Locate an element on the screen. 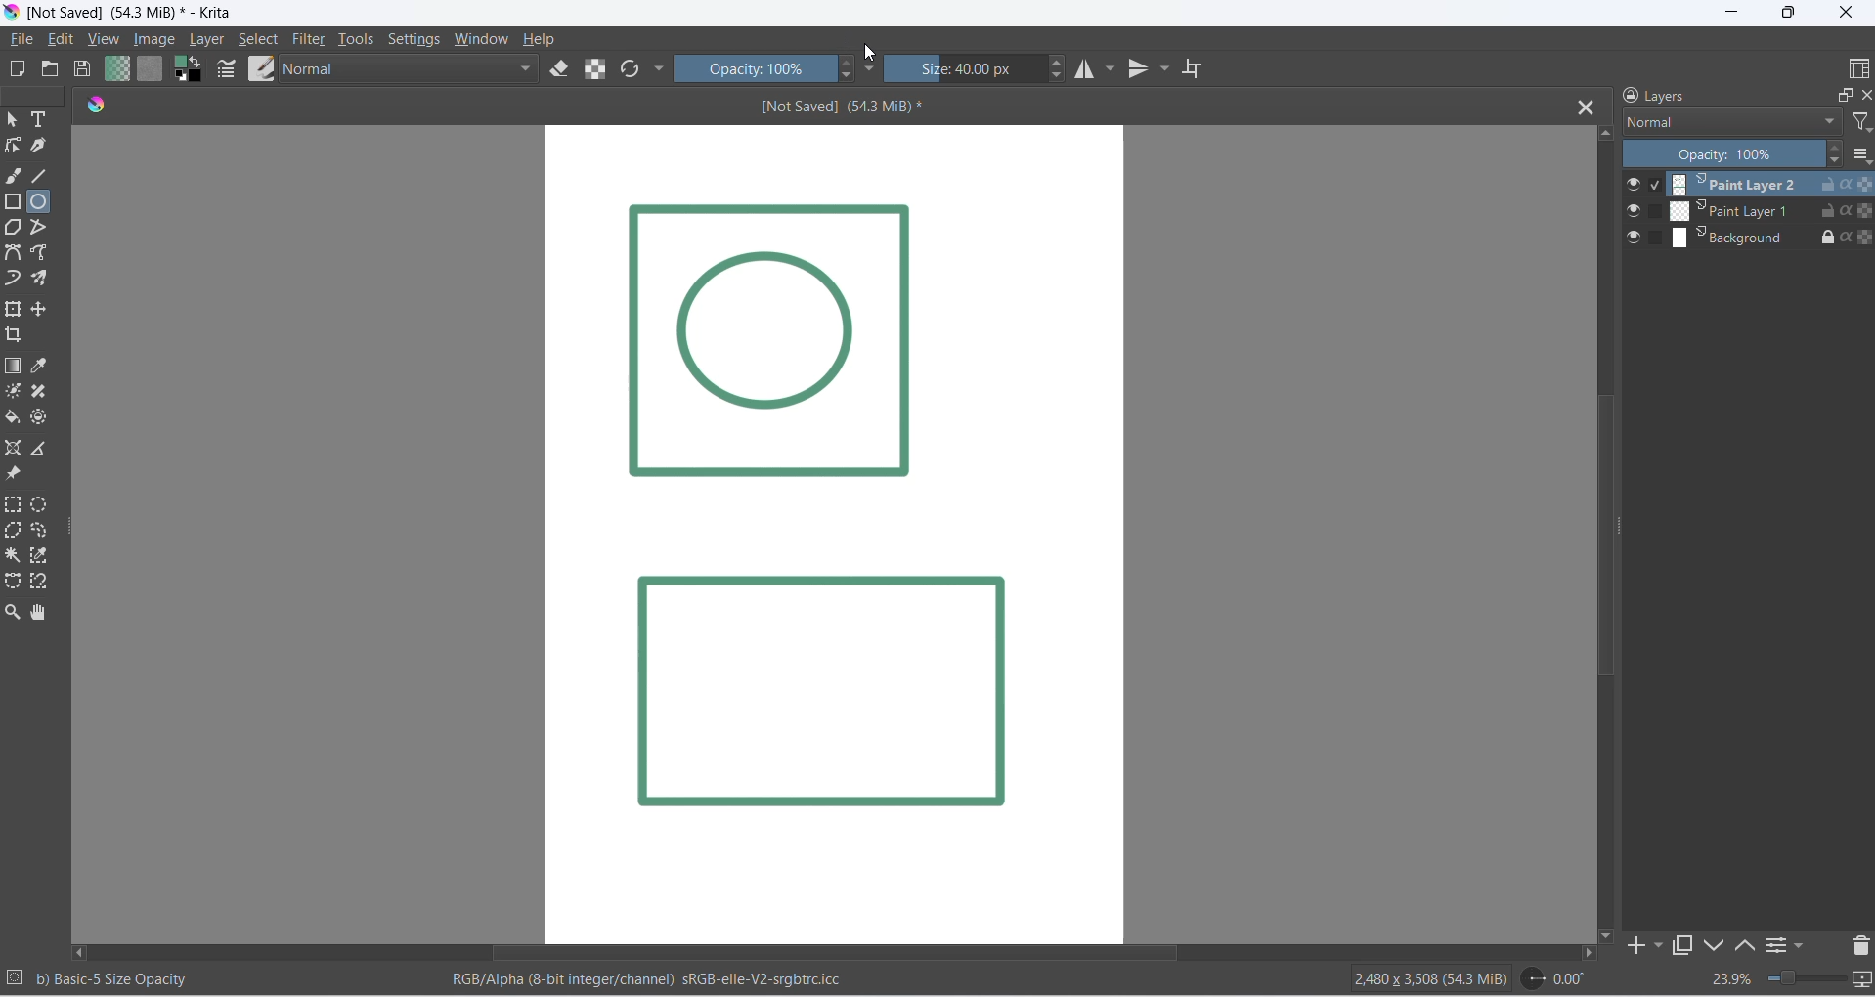 This screenshot has width=1875, height=997. move a layer is located at coordinates (45, 309).